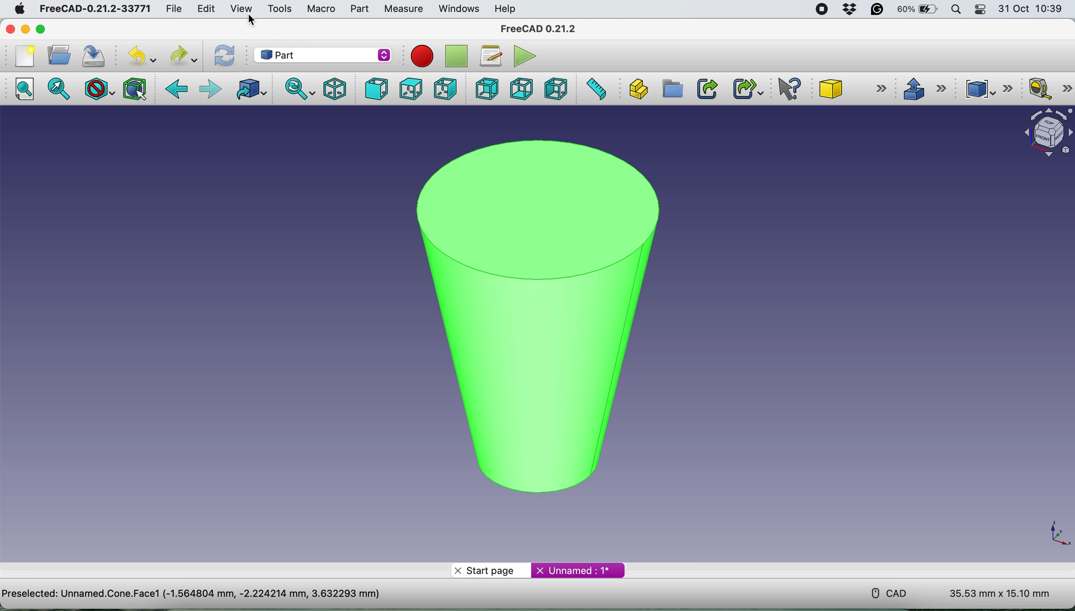 Image resolution: width=1075 pixels, height=611 pixels. Describe the element at coordinates (522, 56) in the screenshot. I see `execute macros` at that location.